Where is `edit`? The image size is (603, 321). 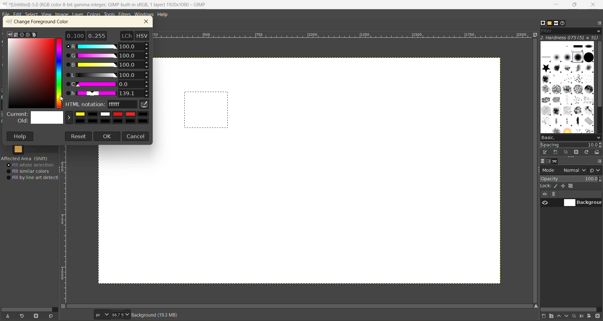 edit is located at coordinates (19, 15).